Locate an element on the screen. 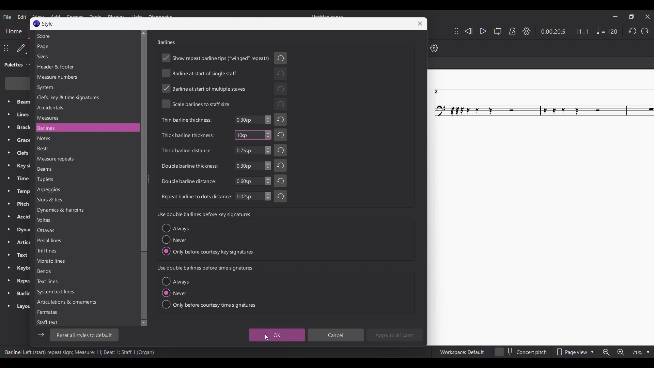 This screenshot has height=368, width=654. Highlighted as current change is located at coordinates (253, 135).